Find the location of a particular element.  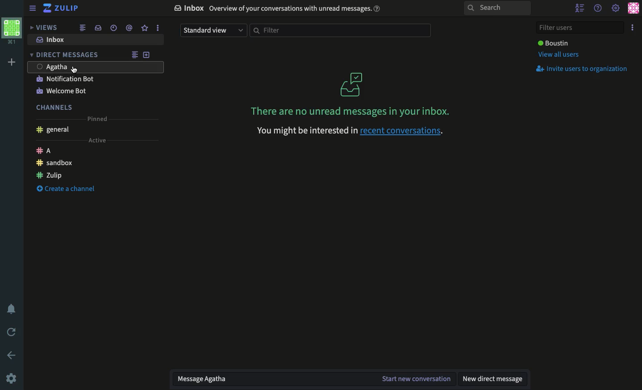

View all users is located at coordinates (560, 55).